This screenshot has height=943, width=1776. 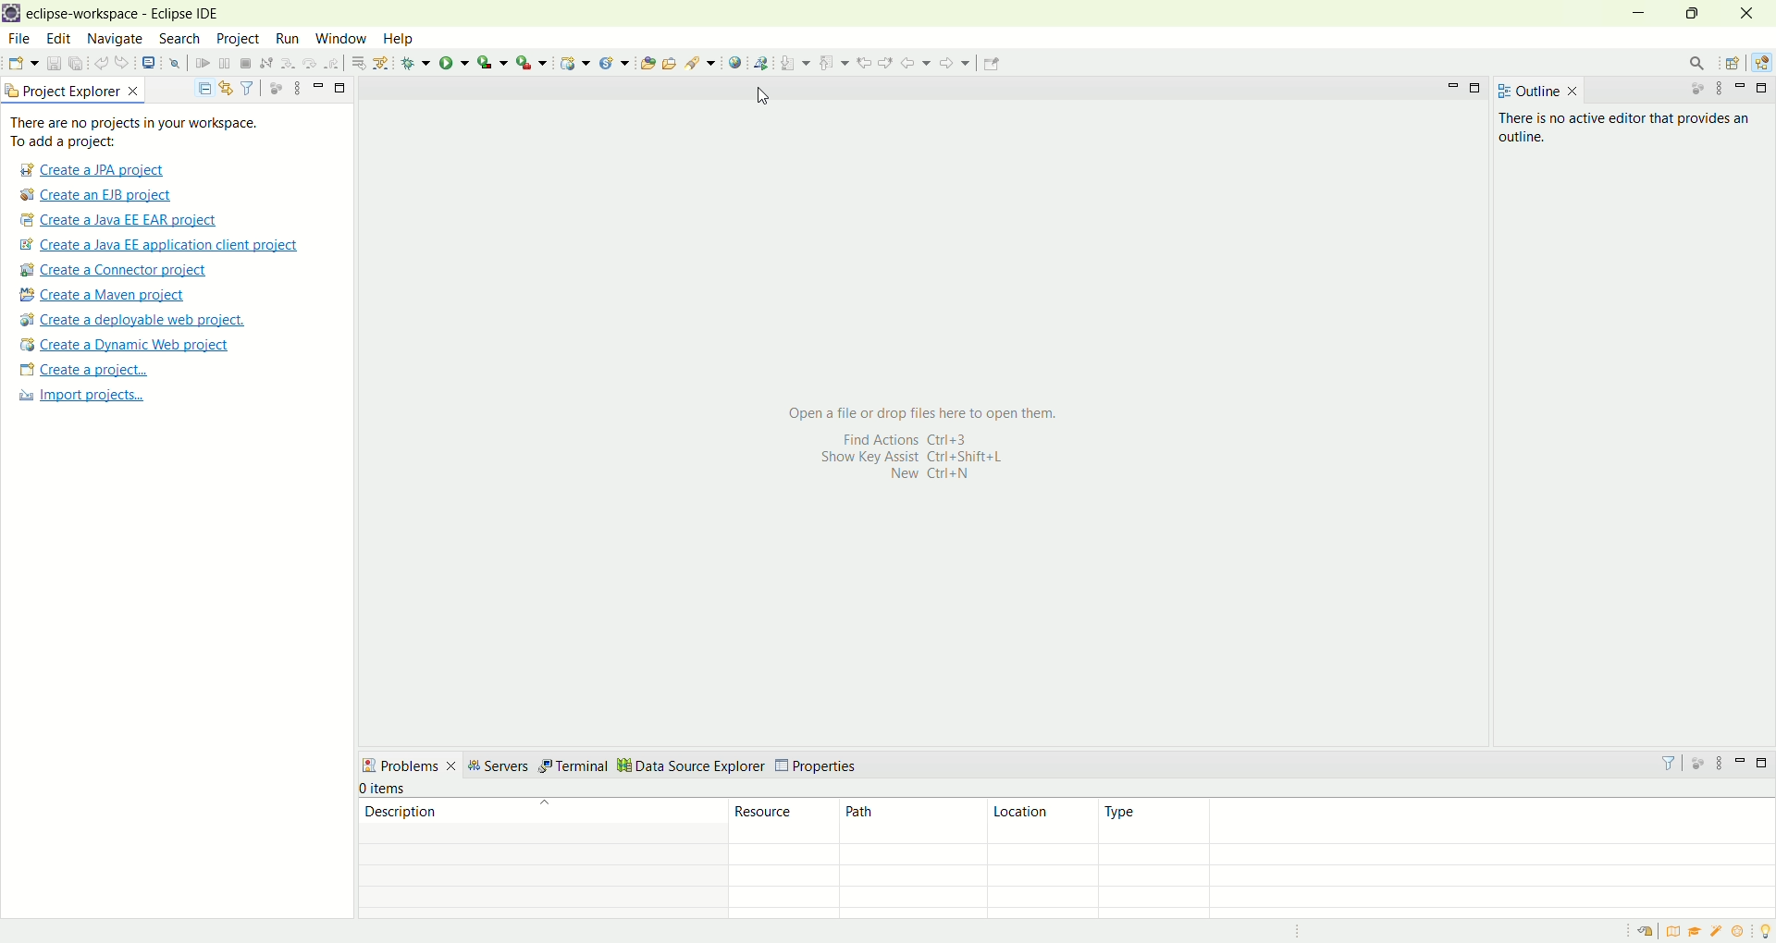 I want to click on debug, so click(x=416, y=63).